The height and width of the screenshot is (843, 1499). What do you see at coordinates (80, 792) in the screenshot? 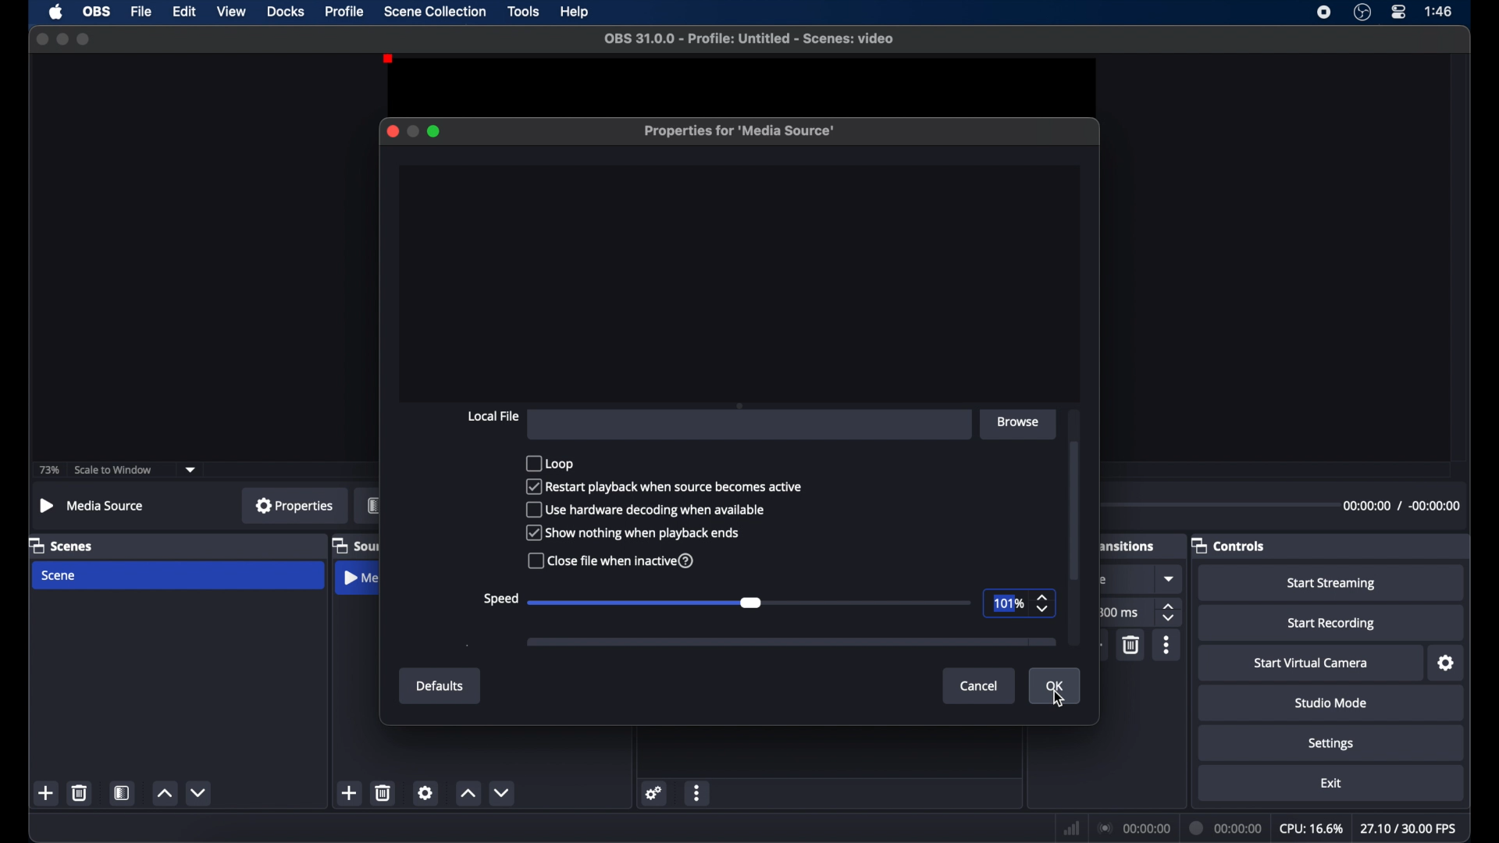
I see `delete` at bounding box center [80, 792].